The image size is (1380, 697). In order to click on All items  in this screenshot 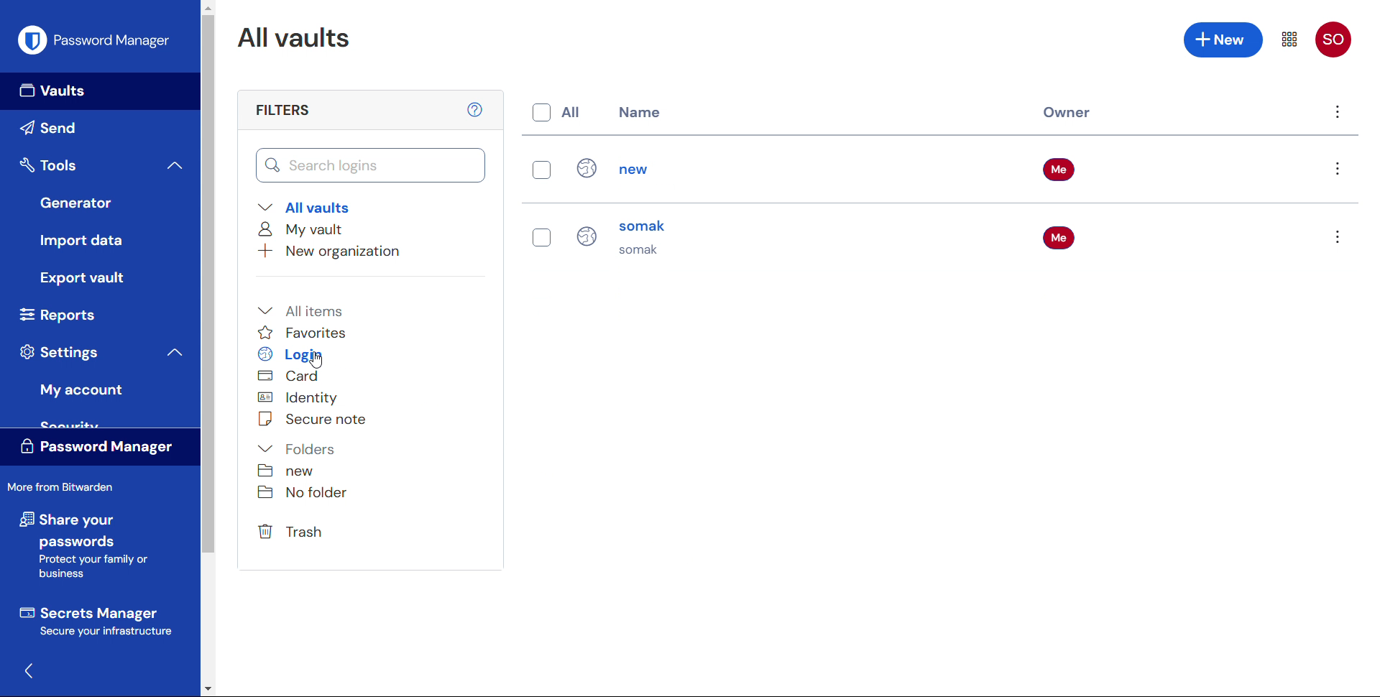, I will do `click(303, 312)`.